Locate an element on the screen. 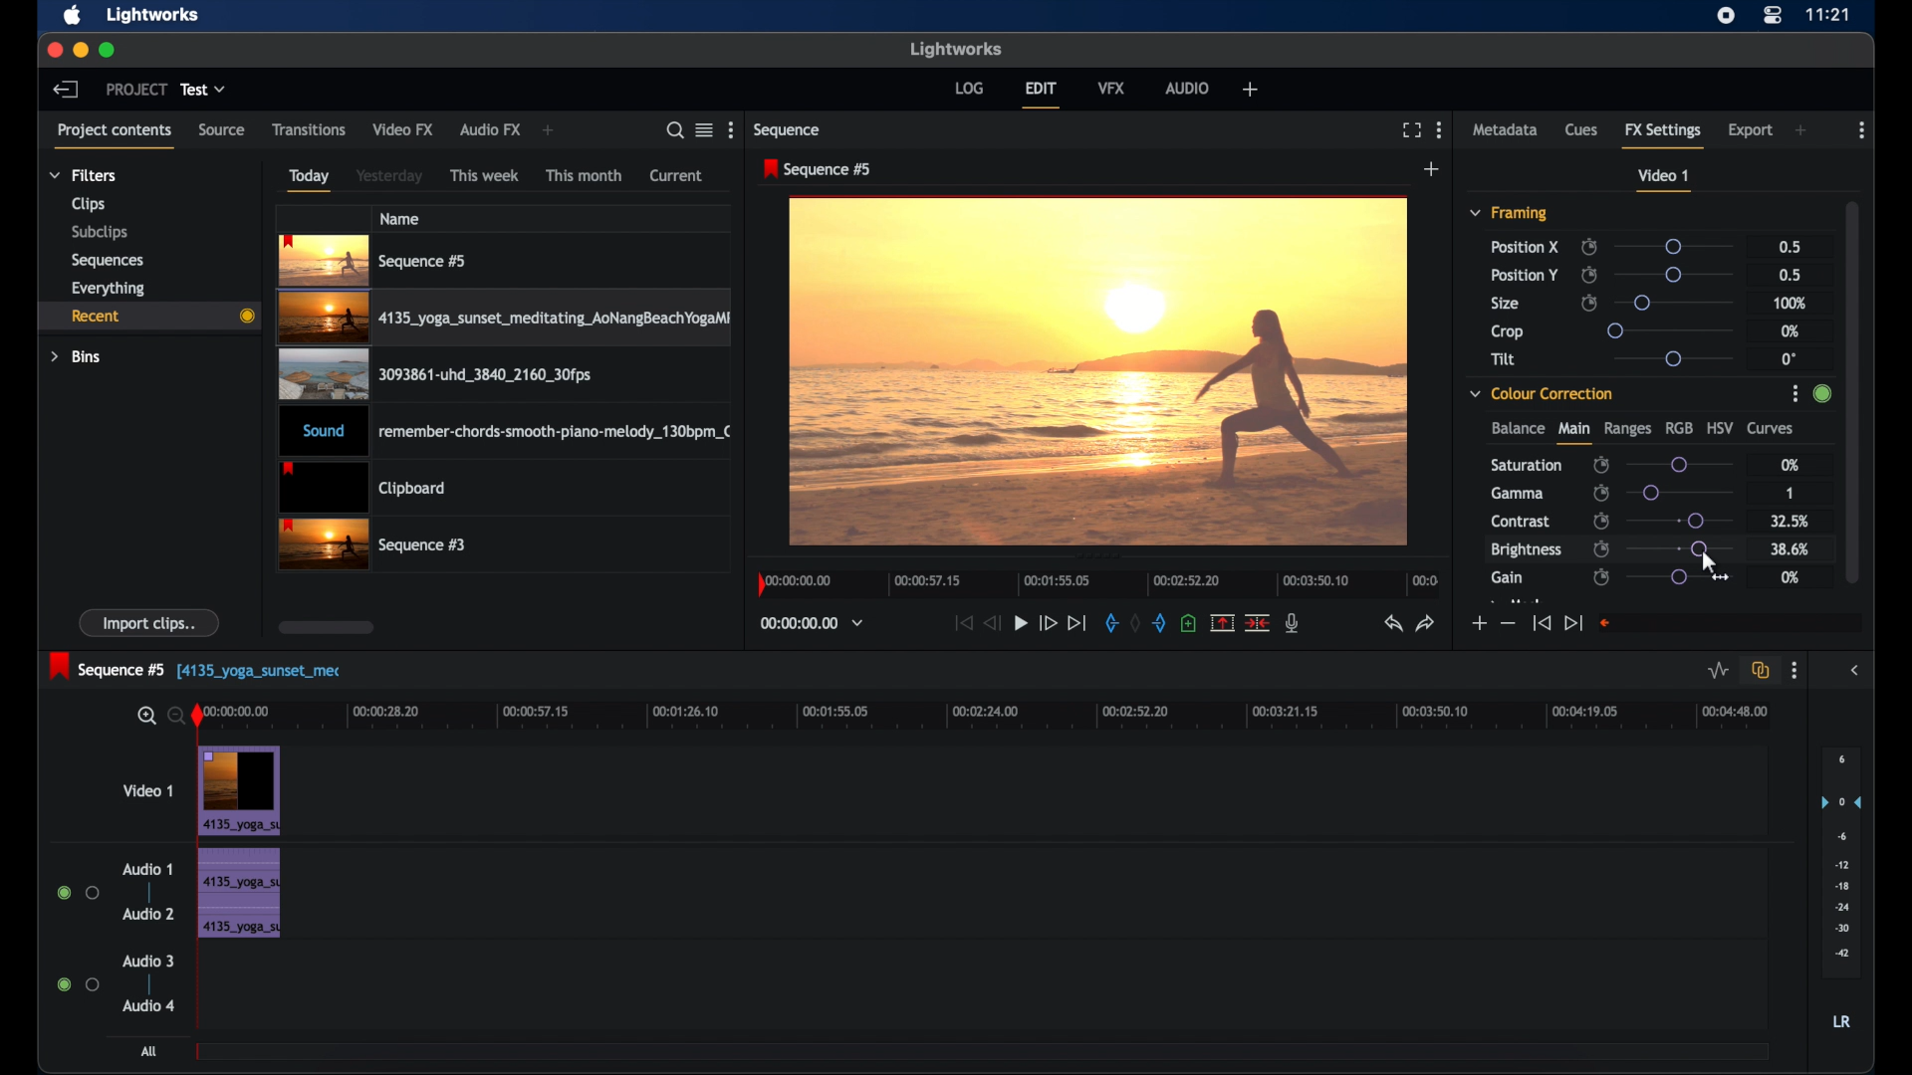 The width and height of the screenshot is (1912, 1075). videoclip is located at coordinates (374, 261).